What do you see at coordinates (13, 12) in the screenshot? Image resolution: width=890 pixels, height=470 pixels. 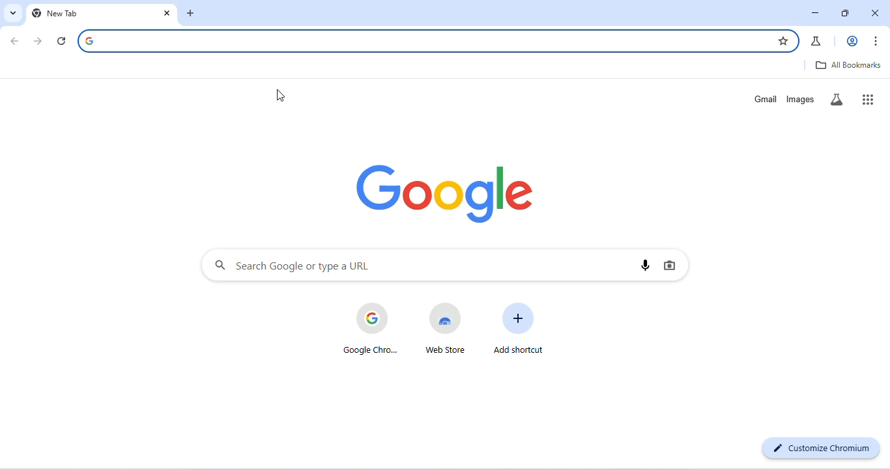 I see `search tabs` at bounding box center [13, 12].